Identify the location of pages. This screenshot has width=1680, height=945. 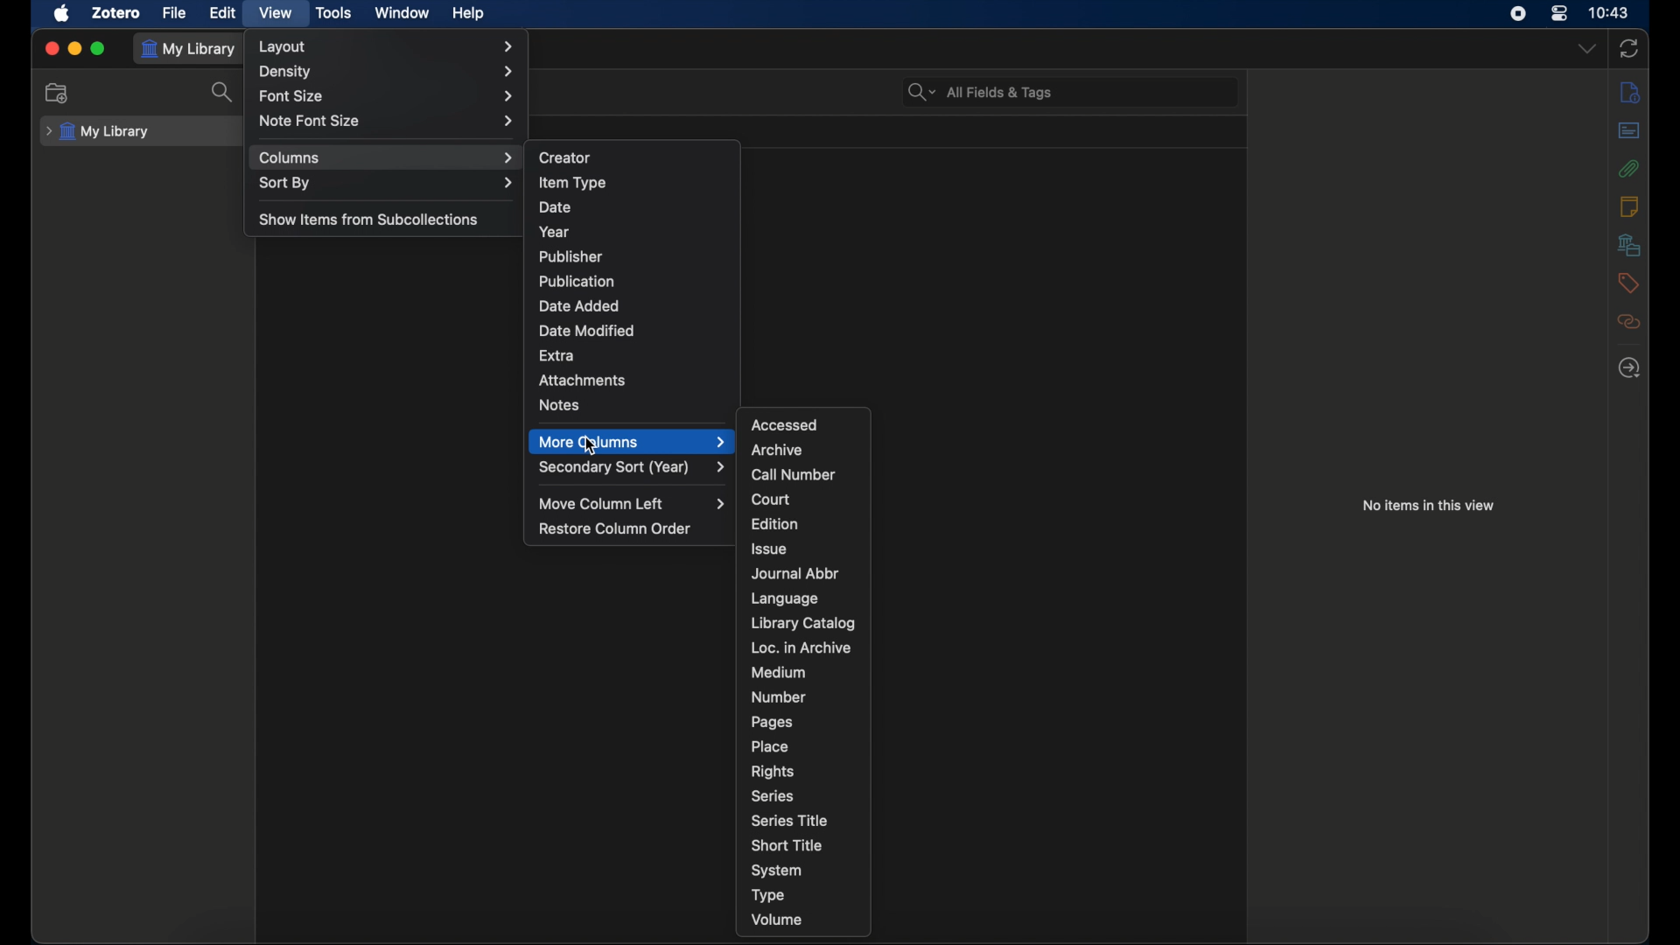
(772, 723).